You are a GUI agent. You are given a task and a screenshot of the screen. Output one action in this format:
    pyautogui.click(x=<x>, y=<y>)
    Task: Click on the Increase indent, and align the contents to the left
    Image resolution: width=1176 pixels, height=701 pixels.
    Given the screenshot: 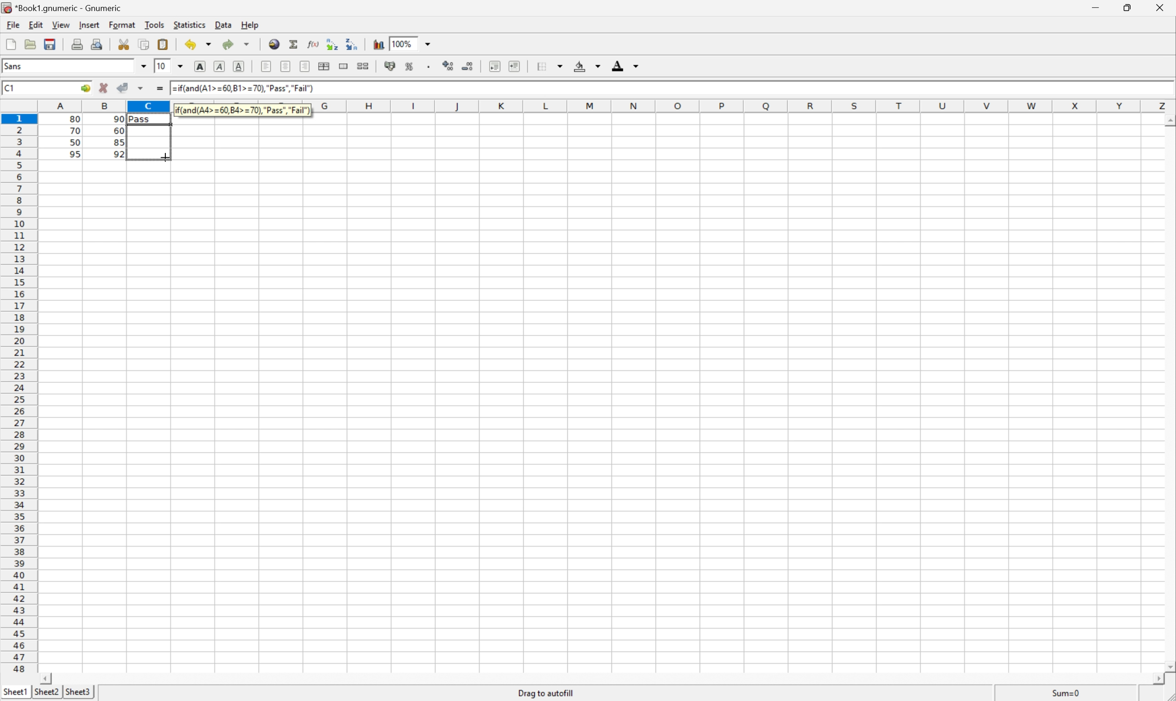 What is the action you would take?
    pyautogui.click(x=517, y=65)
    